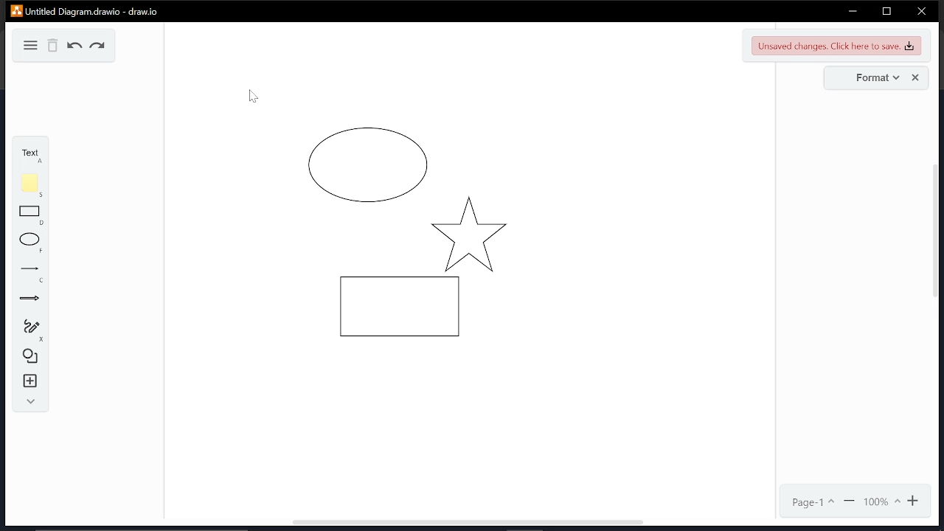 The height and width of the screenshot is (531, 944). I want to click on arrows, so click(29, 300).